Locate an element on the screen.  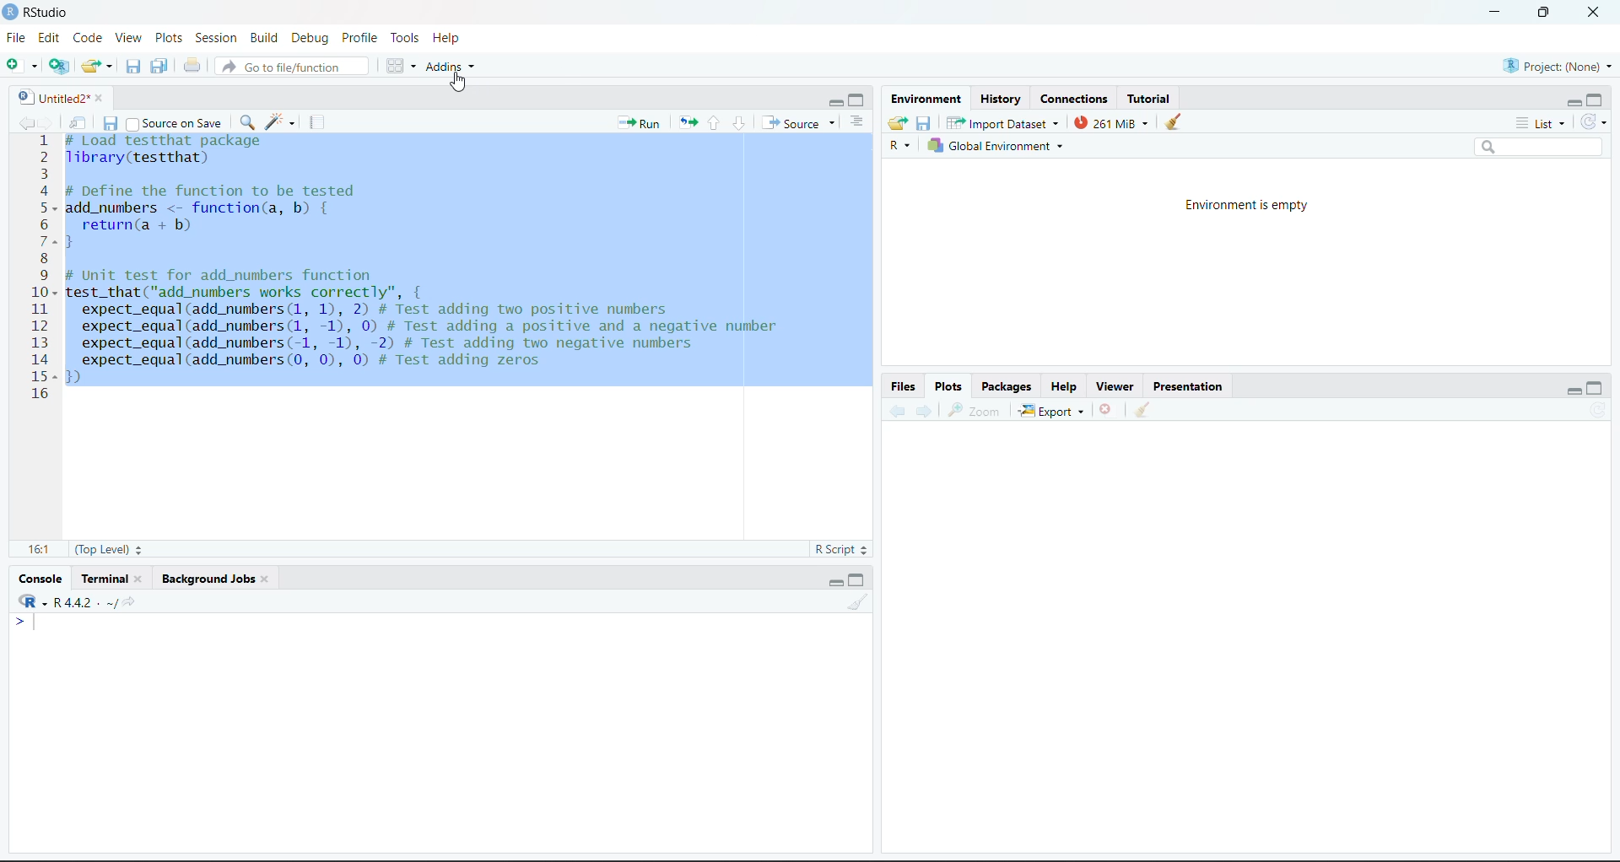
Project (None) is located at coordinates (1558, 66).